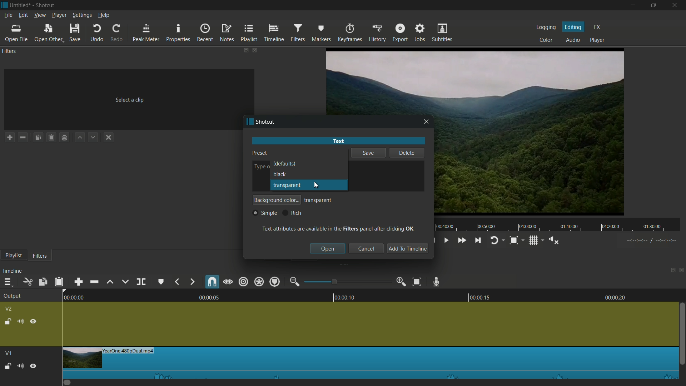 This screenshot has height=386, width=686. What do you see at coordinates (93, 282) in the screenshot?
I see `ripple delete` at bounding box center [93, 282].